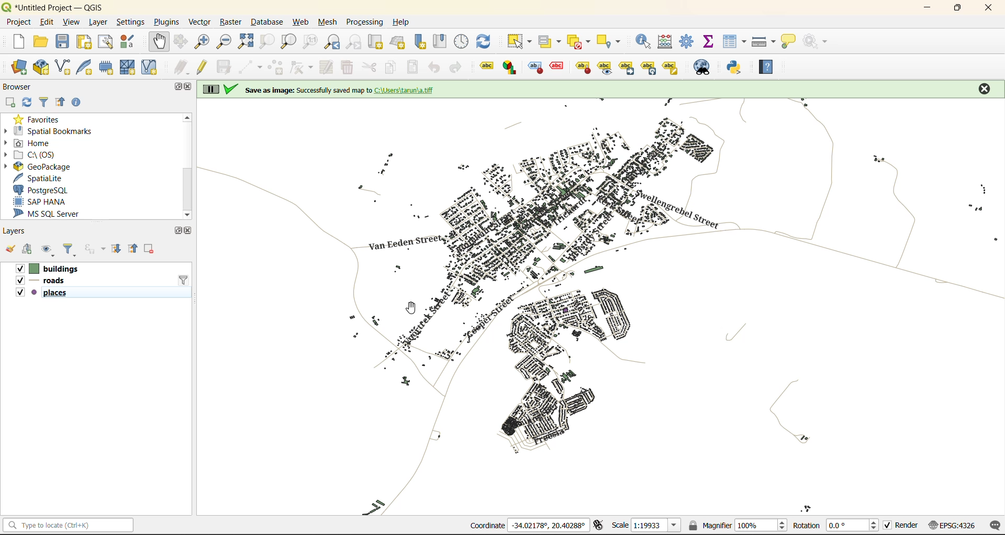 Image resolution: width=1005 pixels, height=535 pixels. Describe the element at coordinates (98, 21) in the screenshot. I see `layer` at that location.